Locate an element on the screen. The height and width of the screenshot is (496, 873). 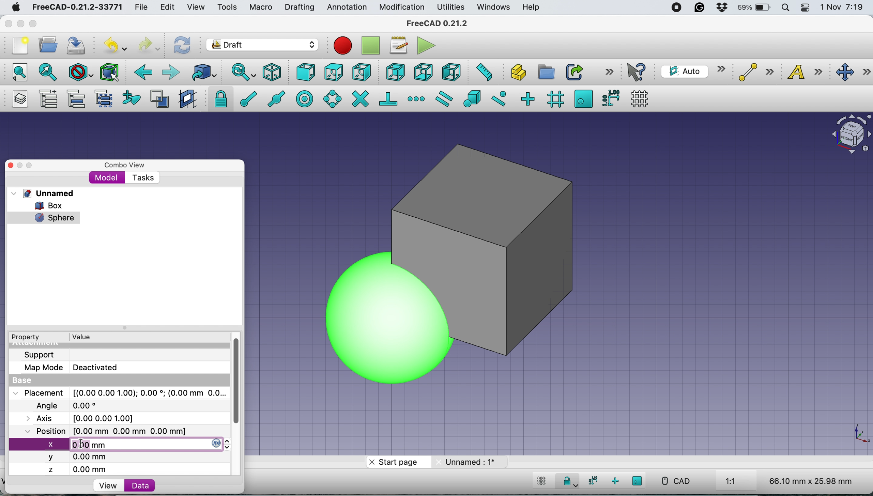
left is located at coordinates (451, 72).